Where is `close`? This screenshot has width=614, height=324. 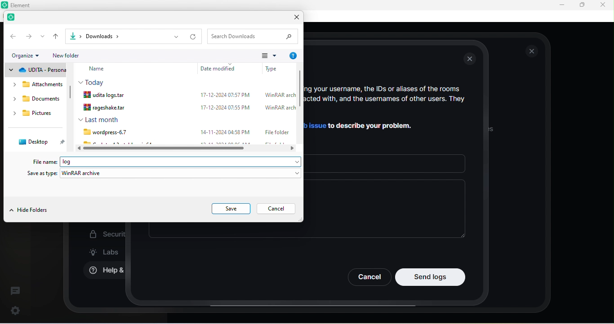
close is located at coordinates (532, 51).